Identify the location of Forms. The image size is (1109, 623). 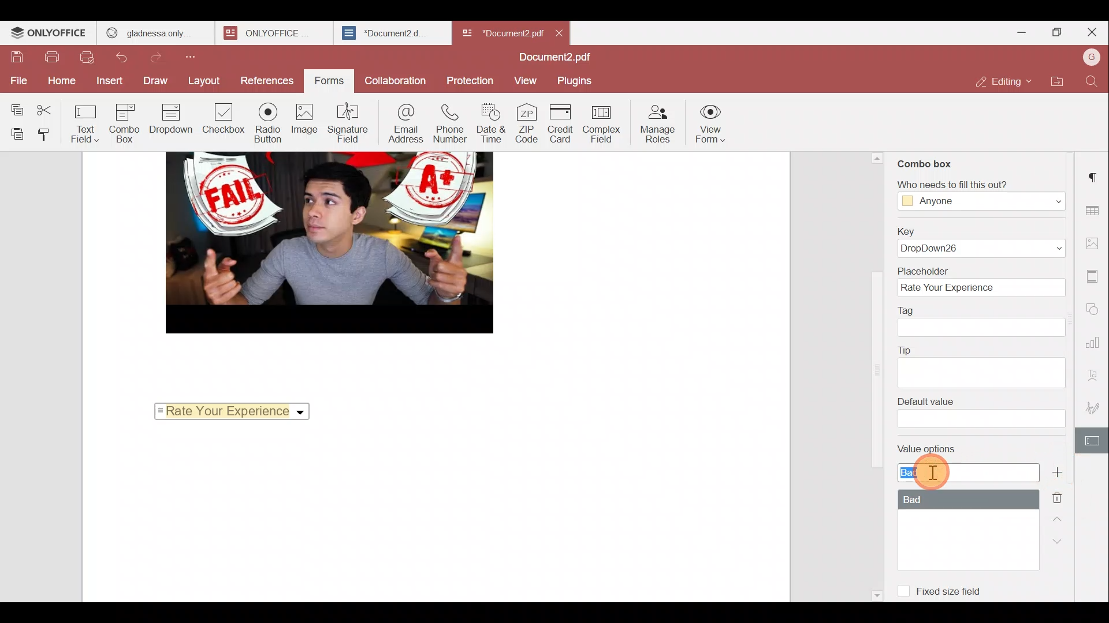
(325, 81).